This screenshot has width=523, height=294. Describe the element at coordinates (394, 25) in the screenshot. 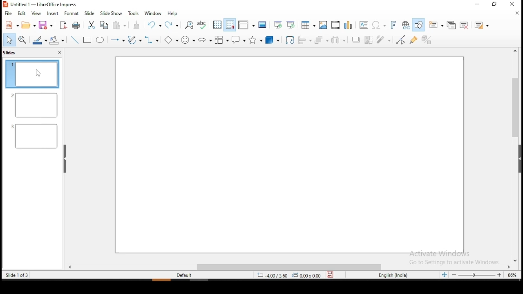

I see `insert fontwork text` at that location.